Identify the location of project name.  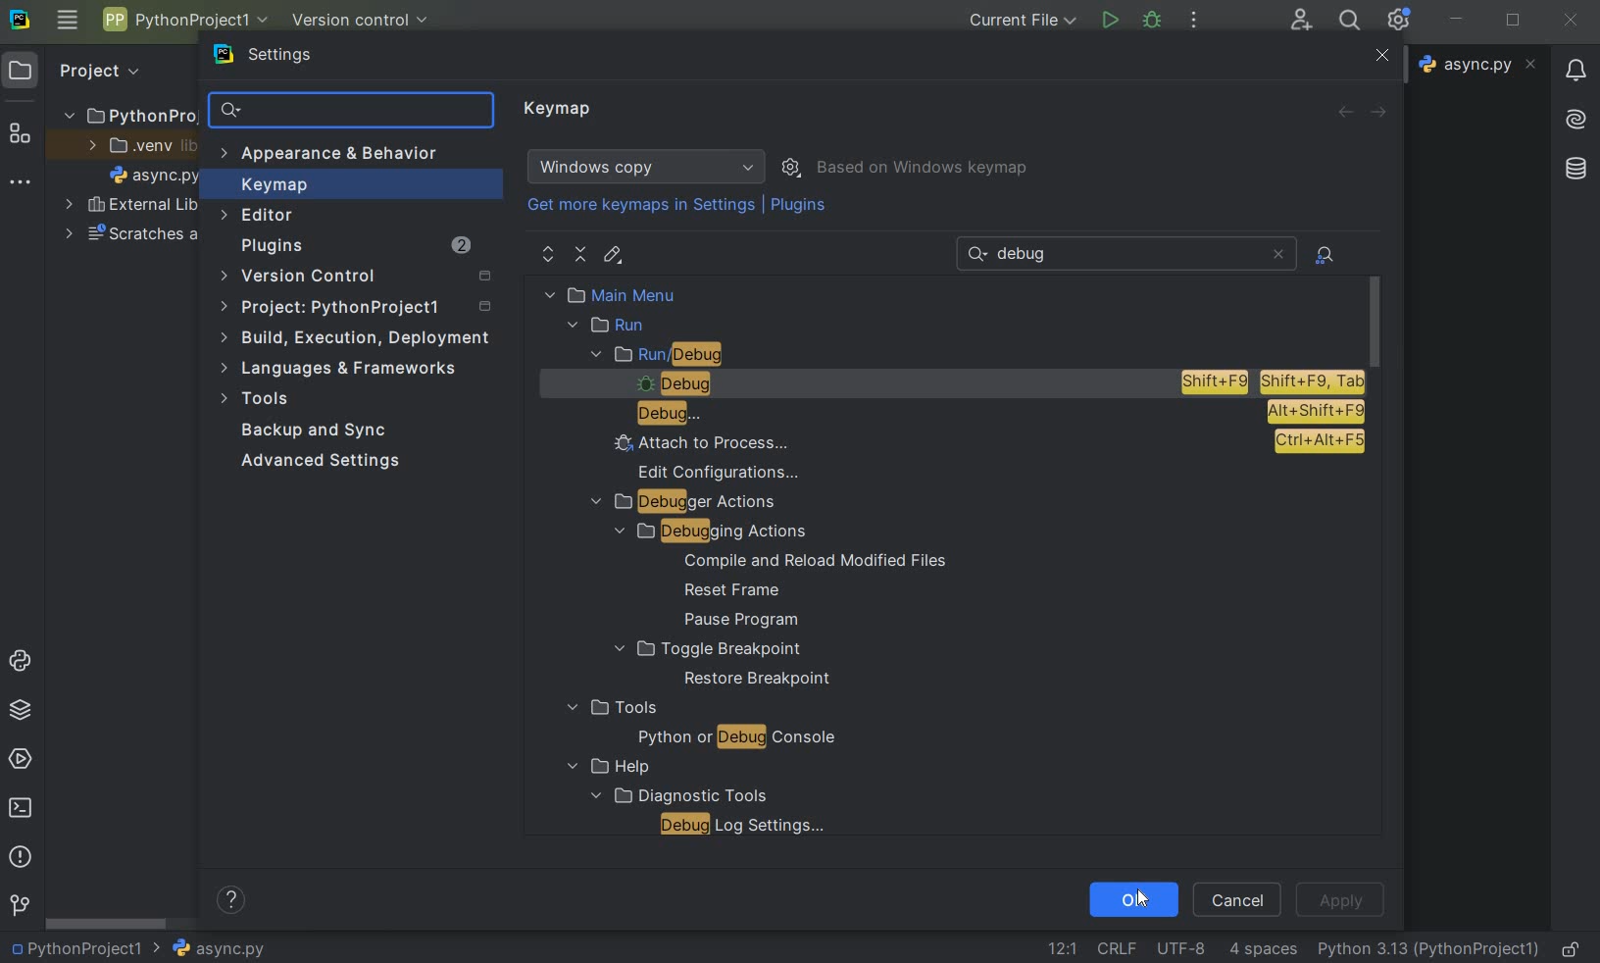
(74, 948).